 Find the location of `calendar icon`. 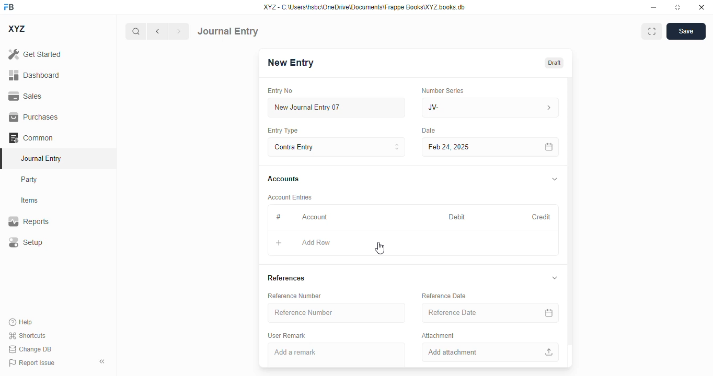

calendar icon is located at coordinates (549, 147).